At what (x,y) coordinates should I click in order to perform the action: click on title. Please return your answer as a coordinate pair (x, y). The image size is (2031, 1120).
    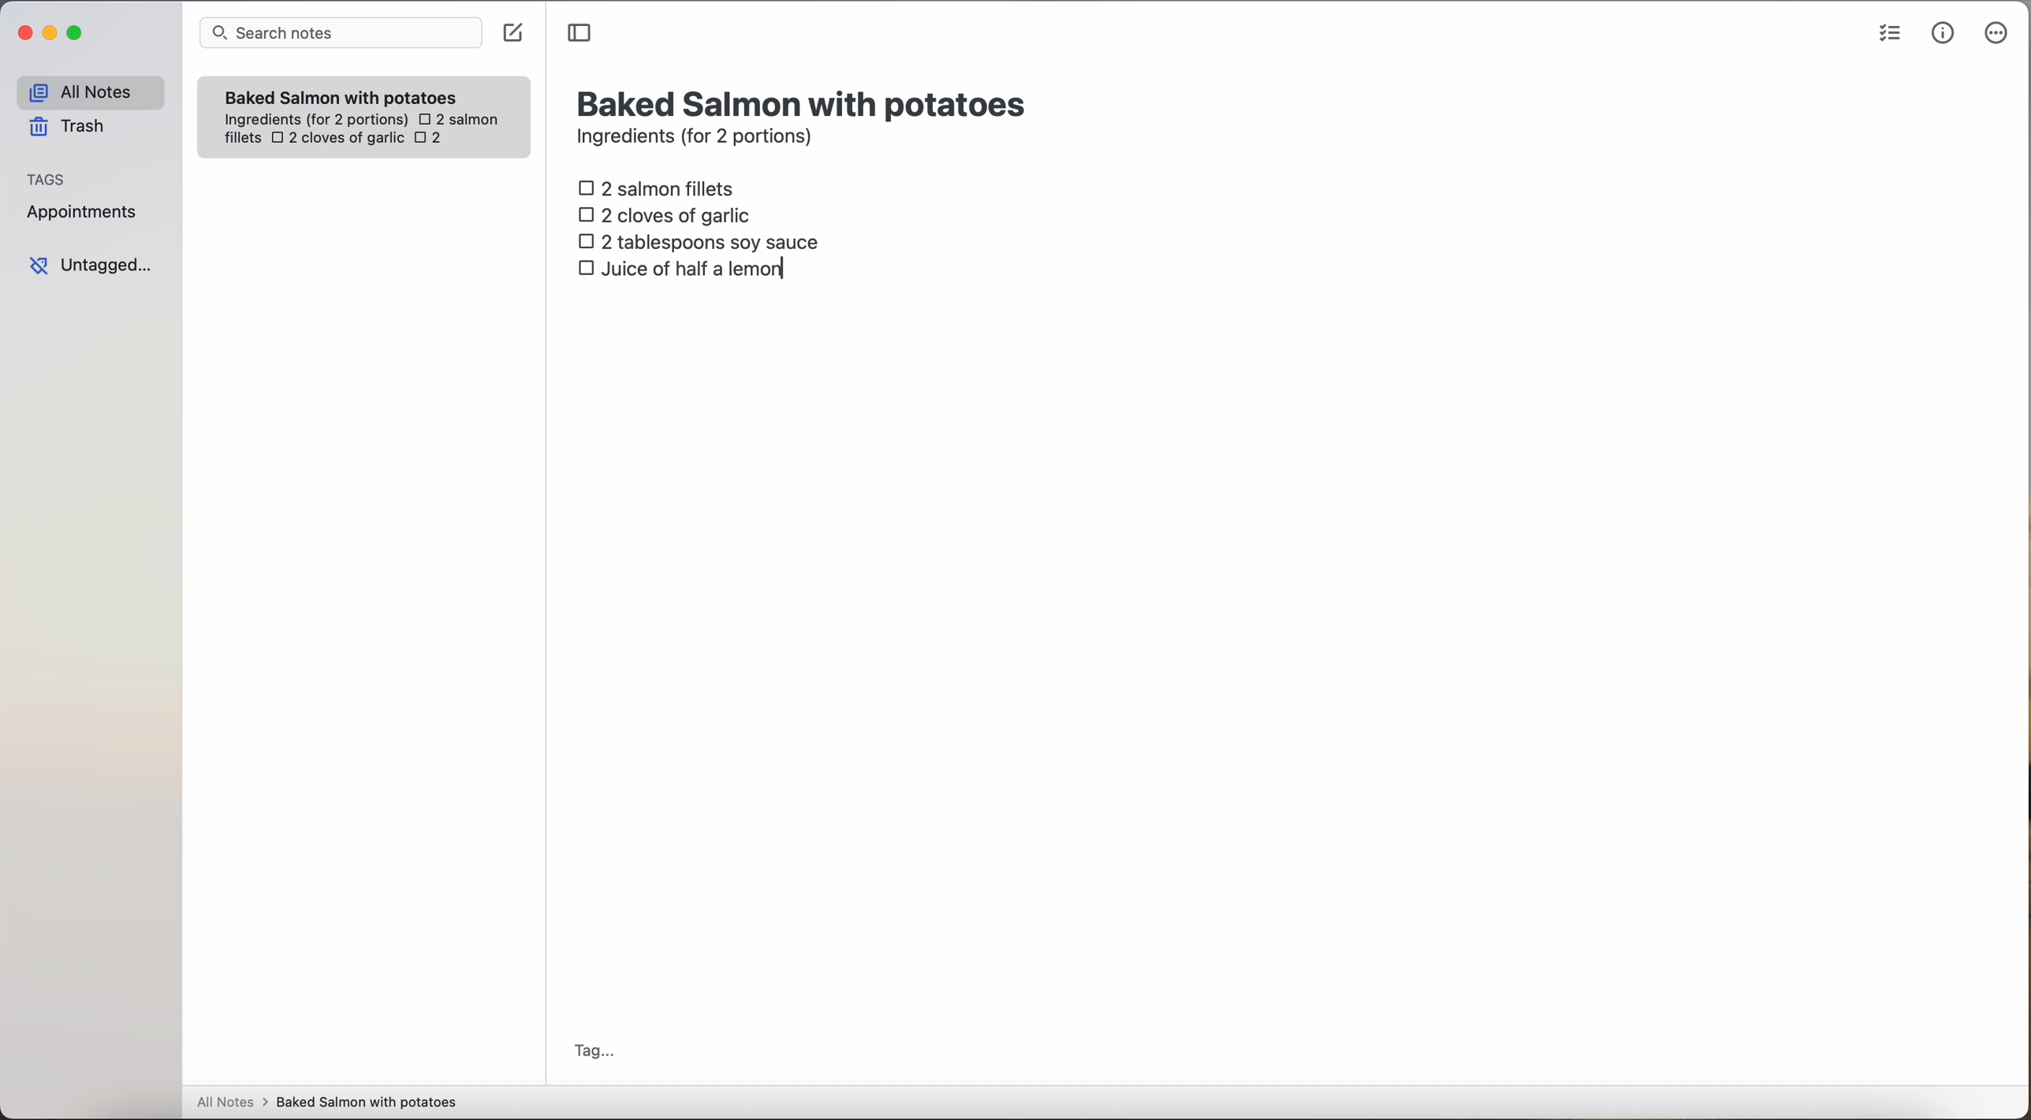
    Looking at the image, I should click on (805, 102).